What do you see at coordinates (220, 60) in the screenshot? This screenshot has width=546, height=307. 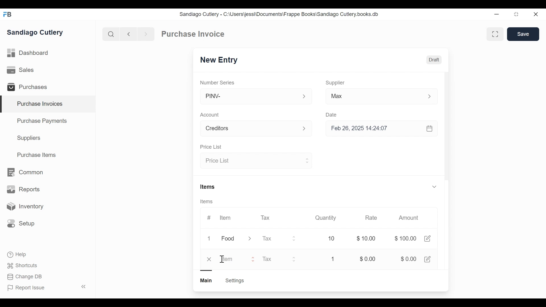 I see `New Entry` at bounding box center [220, 60].